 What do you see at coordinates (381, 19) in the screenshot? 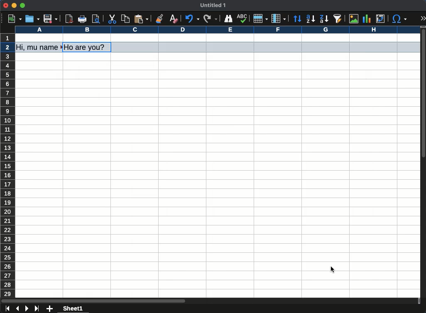
I see `pivot table` at bounding box center [381, 19].